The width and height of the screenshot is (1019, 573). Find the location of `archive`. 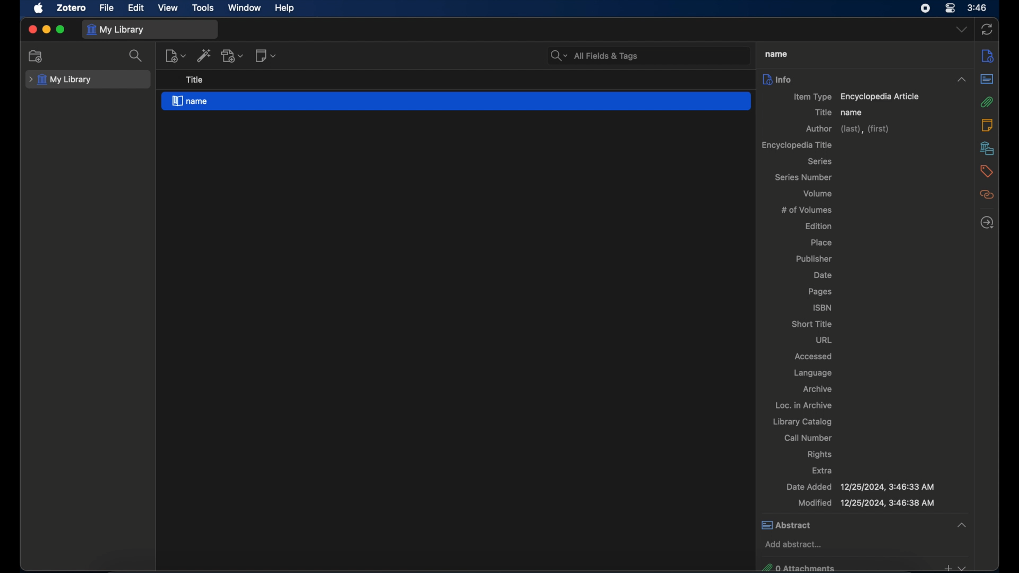

archive is located at coordinates (817, 389).